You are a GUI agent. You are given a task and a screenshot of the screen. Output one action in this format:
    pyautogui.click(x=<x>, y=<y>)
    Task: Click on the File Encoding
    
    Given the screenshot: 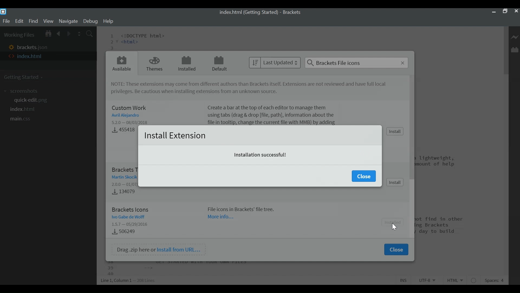 What is the action you would take?
    pyautogui.click(x=426, y=280)
    